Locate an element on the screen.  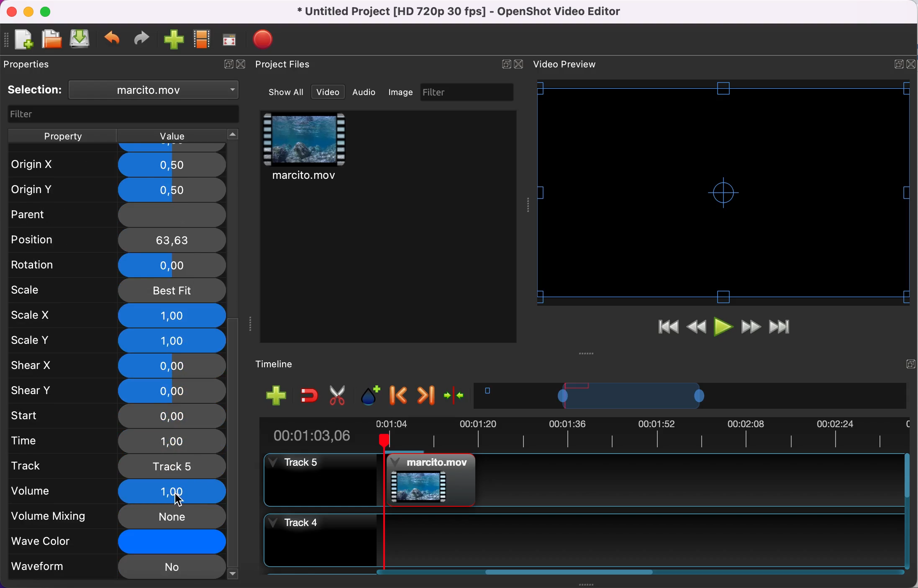
shear y 0 is located at coordinates (118, 391).